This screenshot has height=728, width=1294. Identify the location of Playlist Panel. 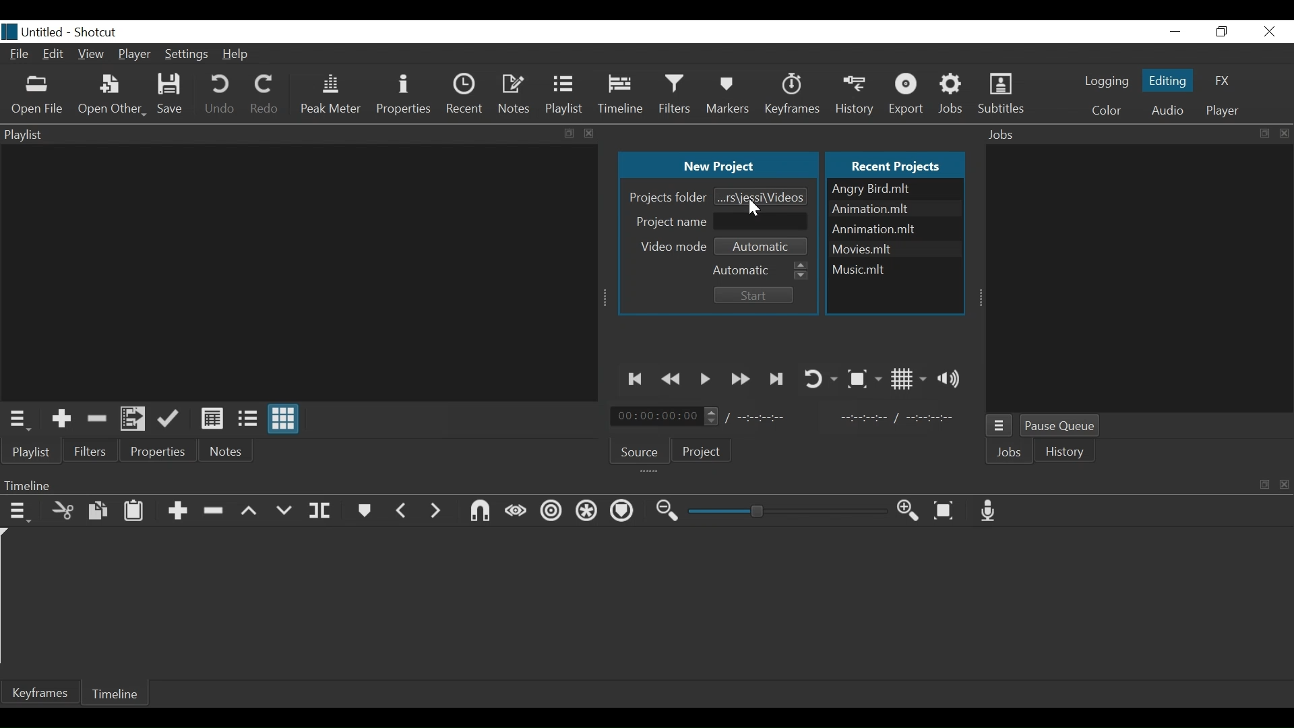
(300, 133).